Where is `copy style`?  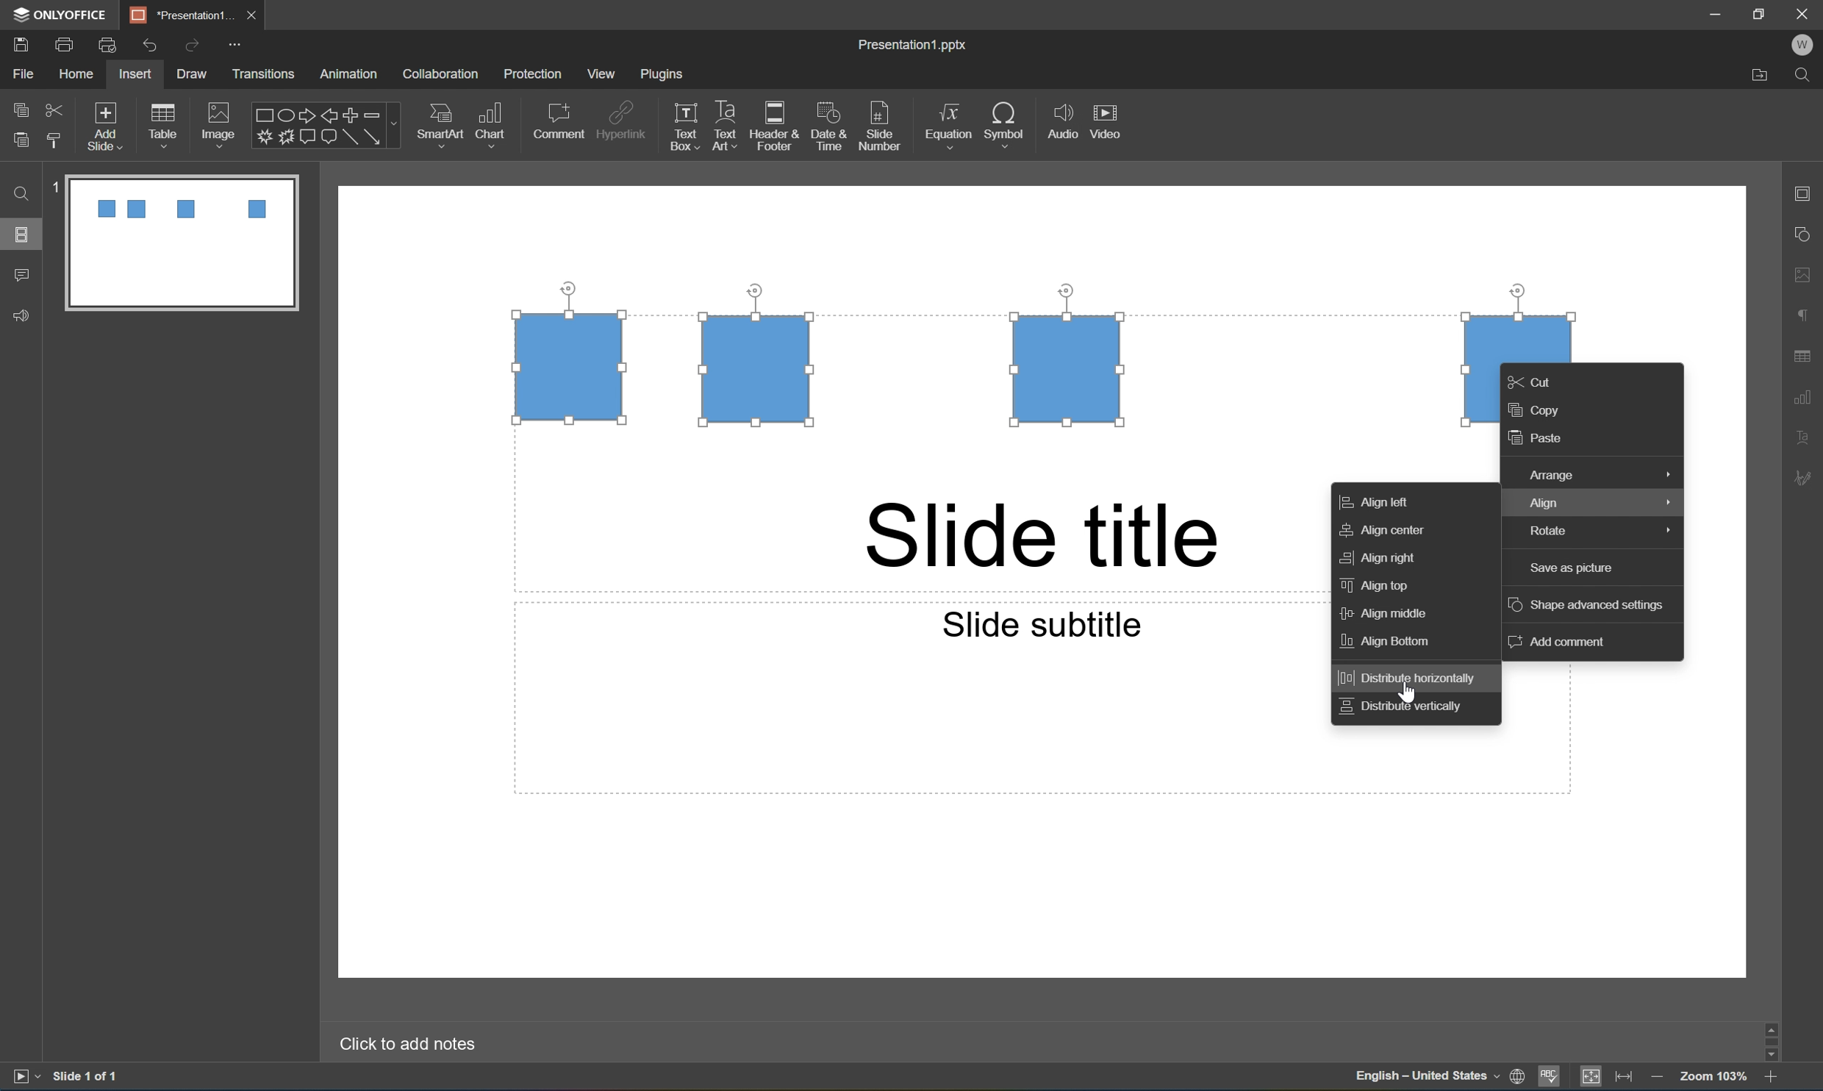 copy style is located at coordinates (55, 140).